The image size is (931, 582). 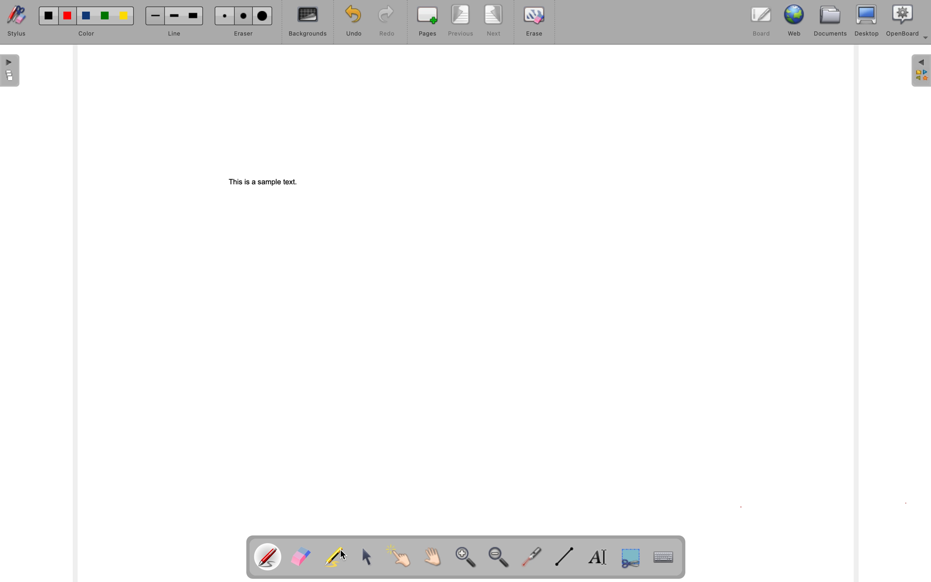 I want to click on draw lines, so click(x=564, y=556).